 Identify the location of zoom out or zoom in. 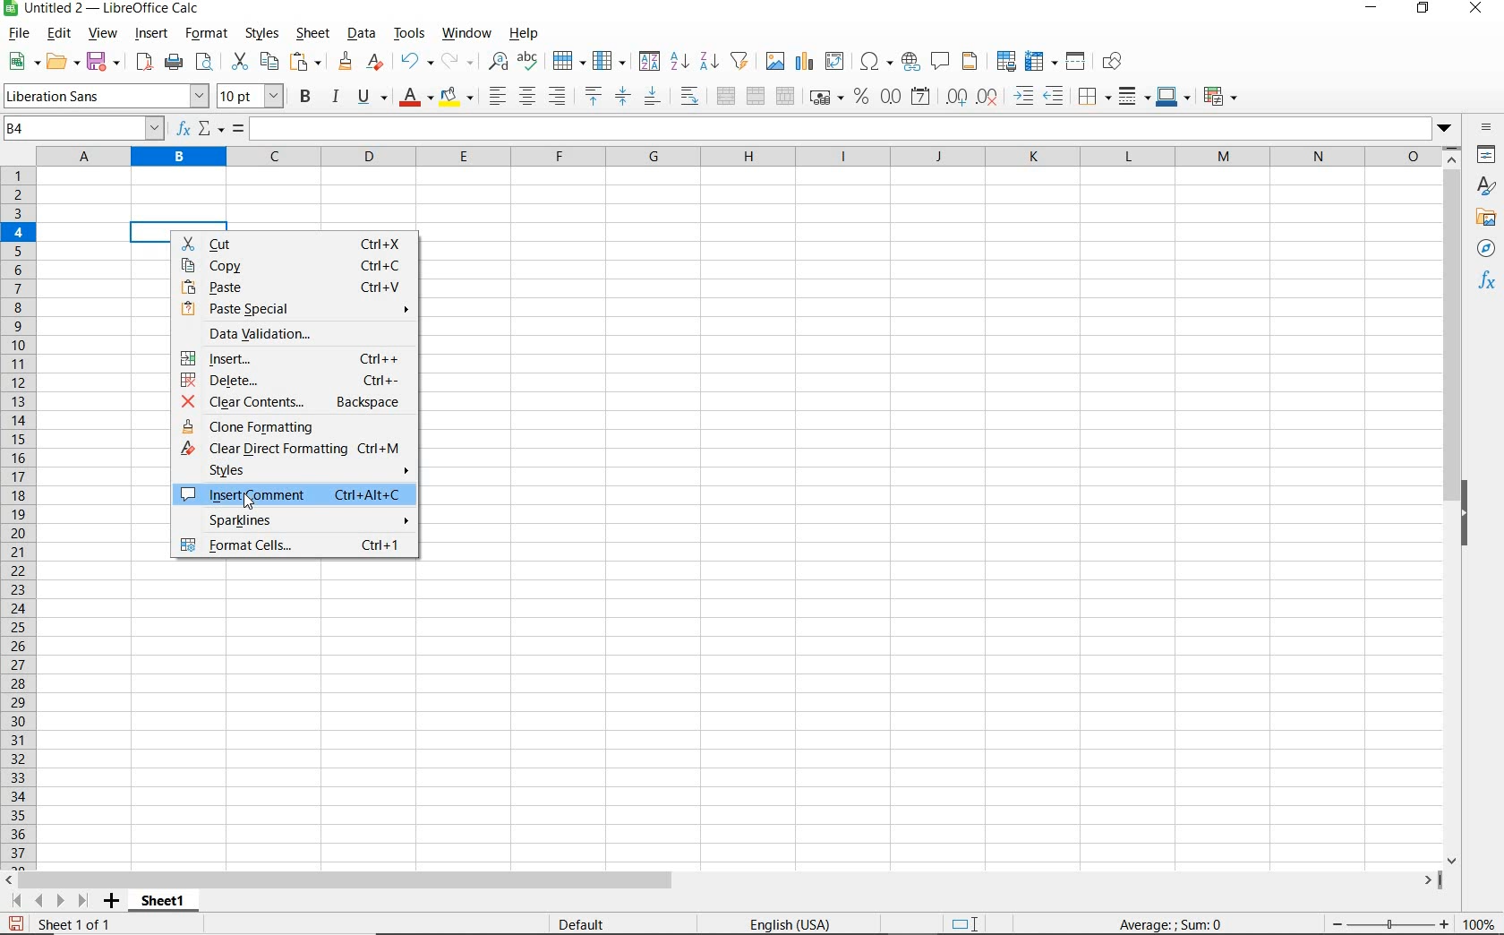
(1389, 922).